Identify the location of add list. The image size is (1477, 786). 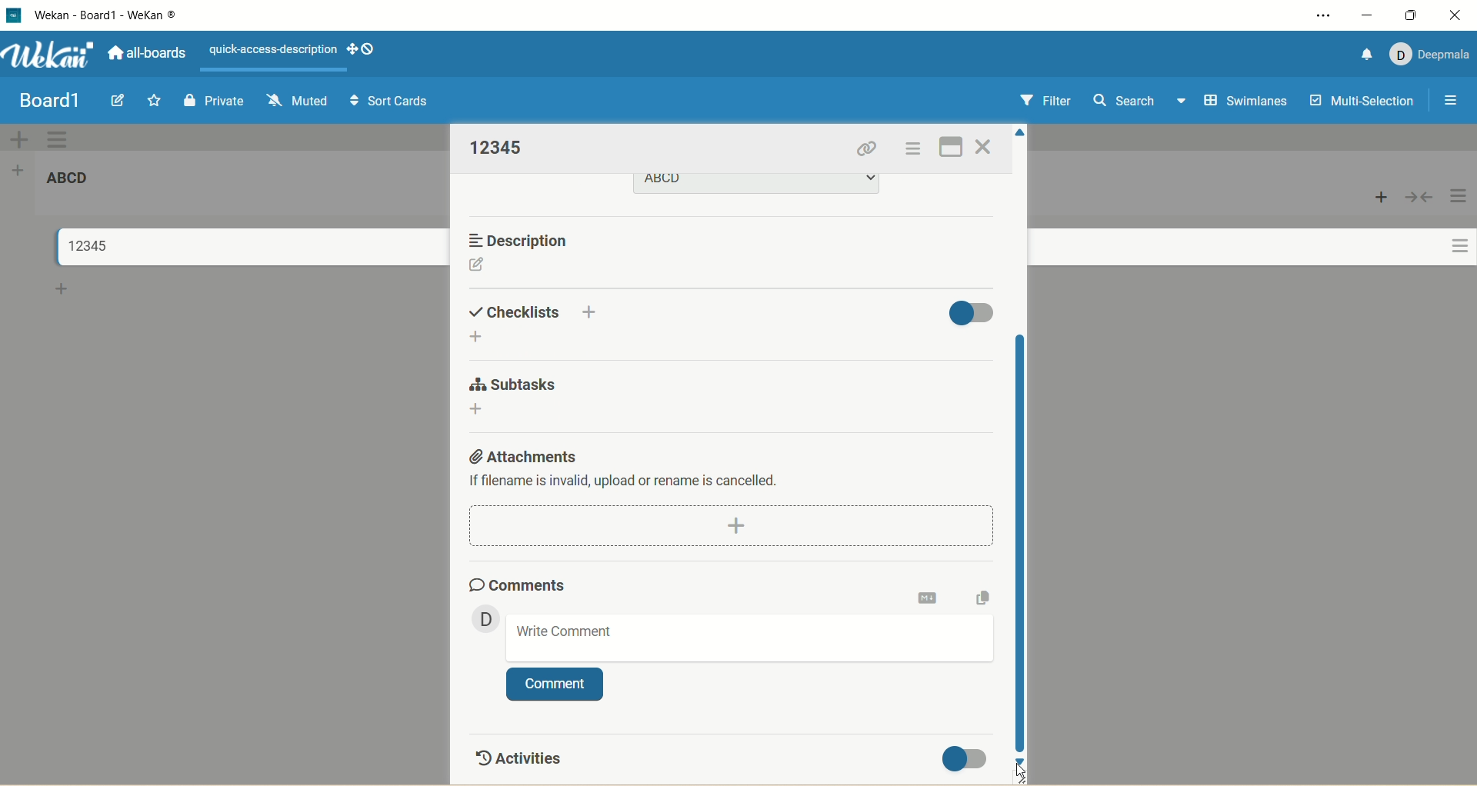
(22, 169).